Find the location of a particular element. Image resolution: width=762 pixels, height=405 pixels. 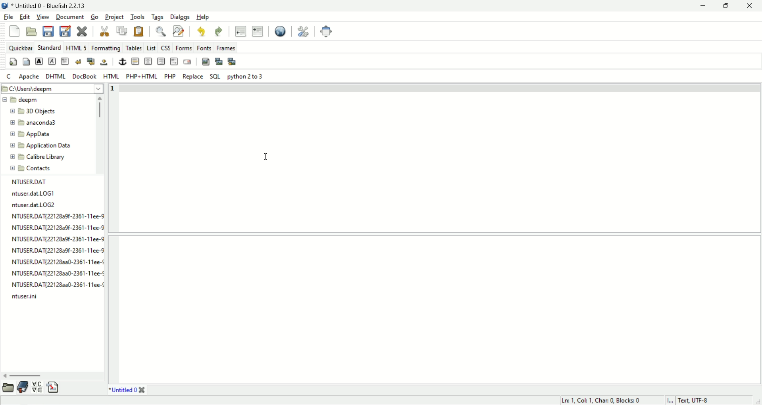

fonts is located at coordinates (205, 48).